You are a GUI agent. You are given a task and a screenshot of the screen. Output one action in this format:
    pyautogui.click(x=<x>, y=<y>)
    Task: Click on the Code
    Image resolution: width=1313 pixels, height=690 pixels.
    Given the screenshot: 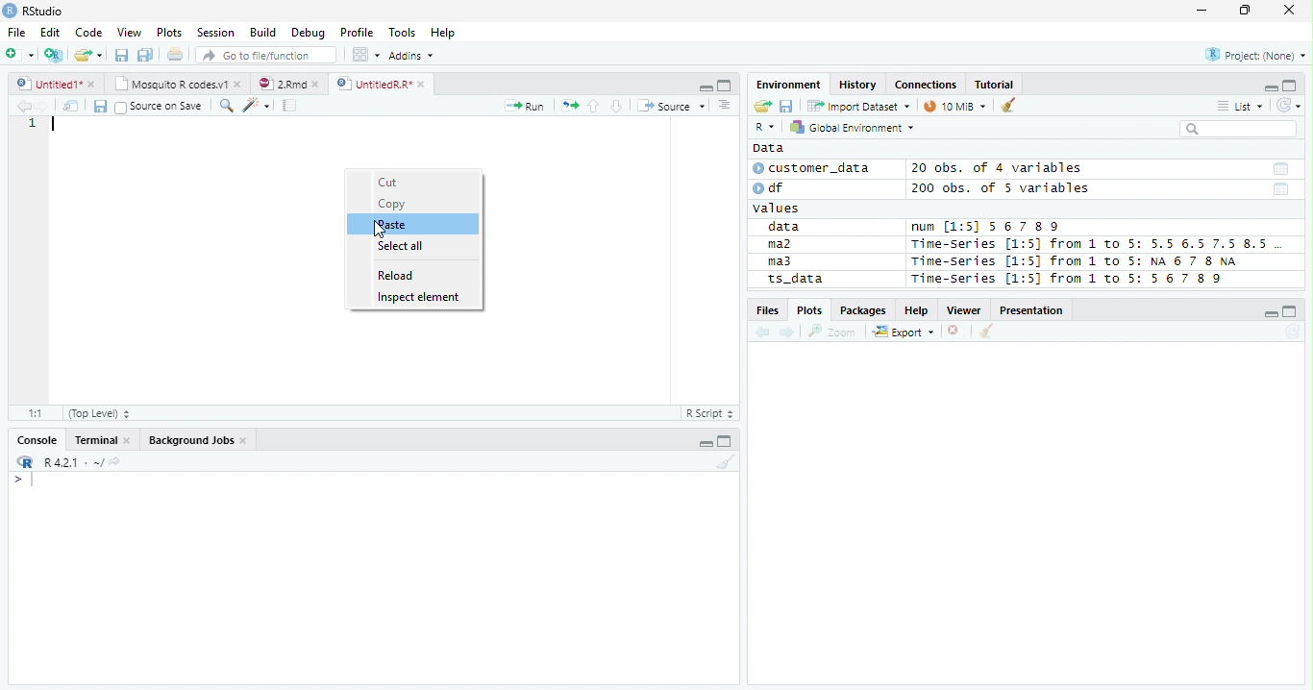 What is the action you would take?
    pyautogui.click(x=90, y=33)
    